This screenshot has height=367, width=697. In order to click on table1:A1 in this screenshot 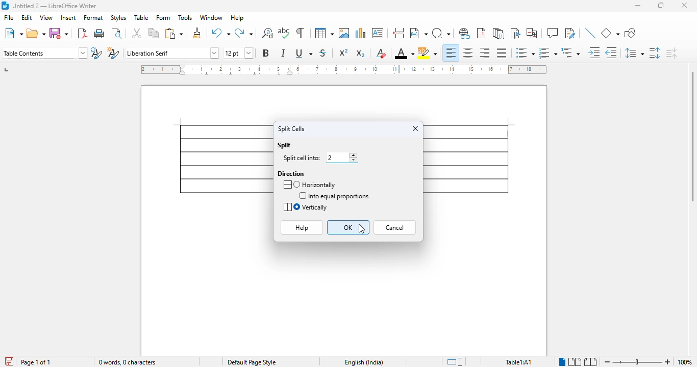, I will do `click(518, 361)`.